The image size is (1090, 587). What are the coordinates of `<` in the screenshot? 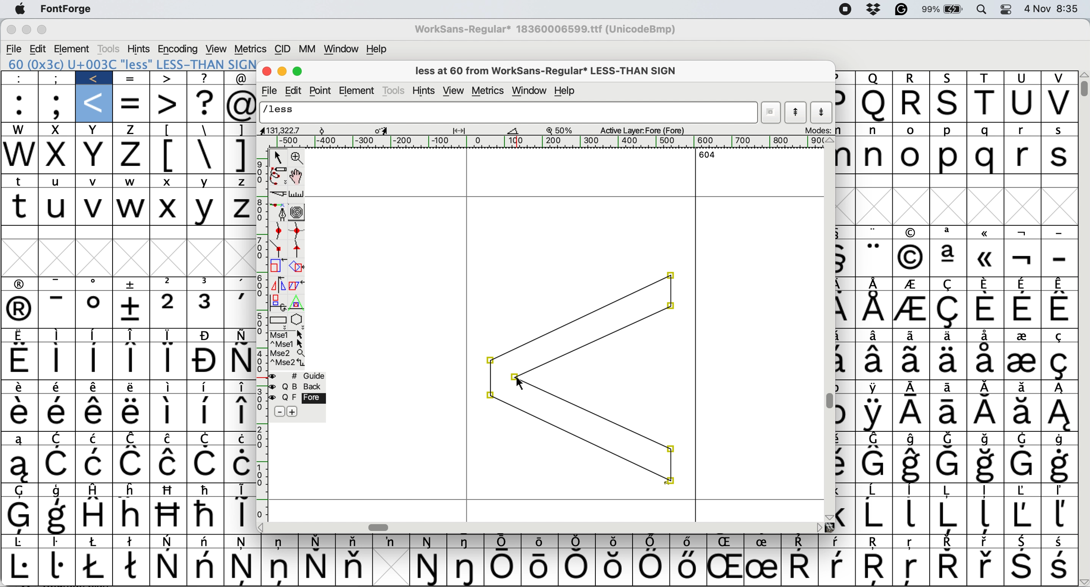 It's located at (95, 78).